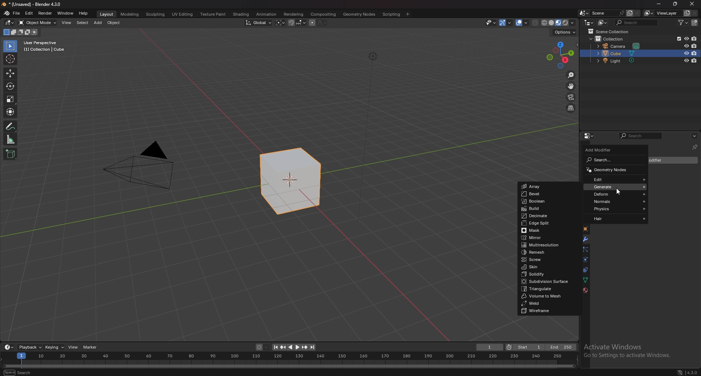  I want to click on jump to endpoint, so click(275, 347).